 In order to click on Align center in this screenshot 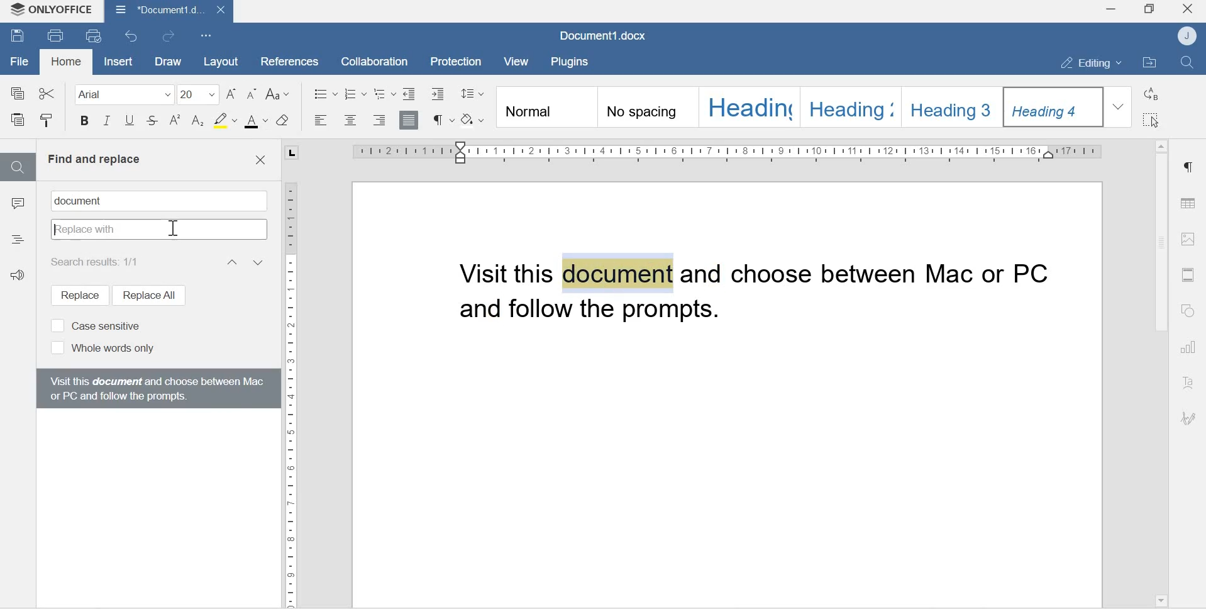, I will do `click(349, 121)`.